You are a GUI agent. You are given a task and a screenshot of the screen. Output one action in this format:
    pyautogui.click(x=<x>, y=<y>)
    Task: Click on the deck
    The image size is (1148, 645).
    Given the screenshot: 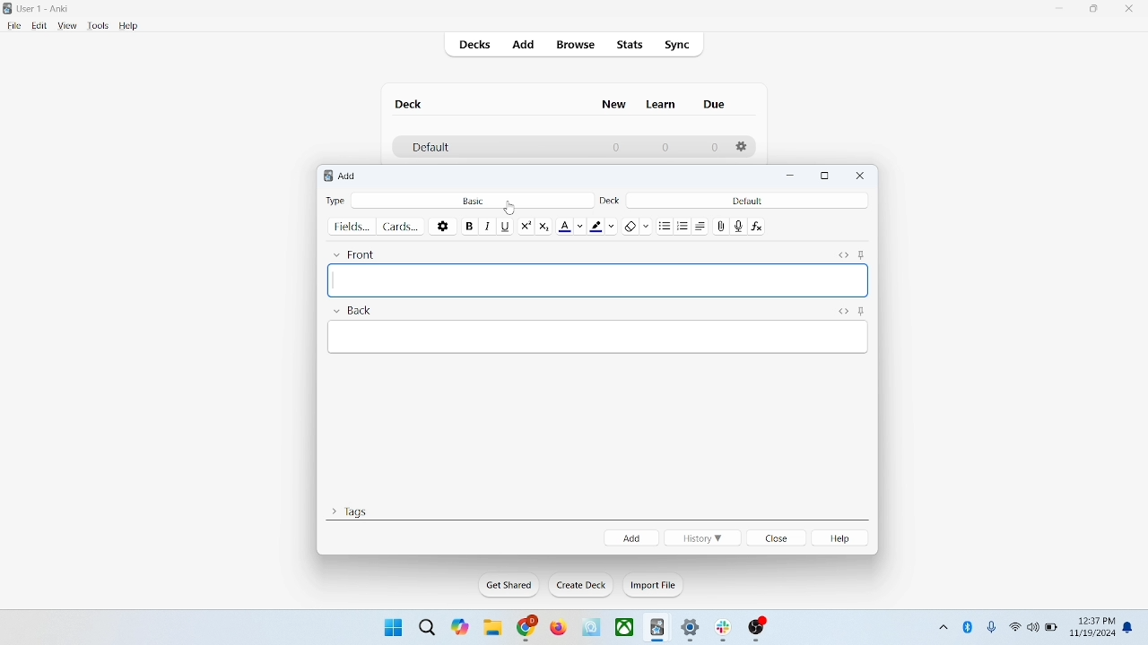 What is the action you would take?
    pyautogui.click(x=610, y=200)
    